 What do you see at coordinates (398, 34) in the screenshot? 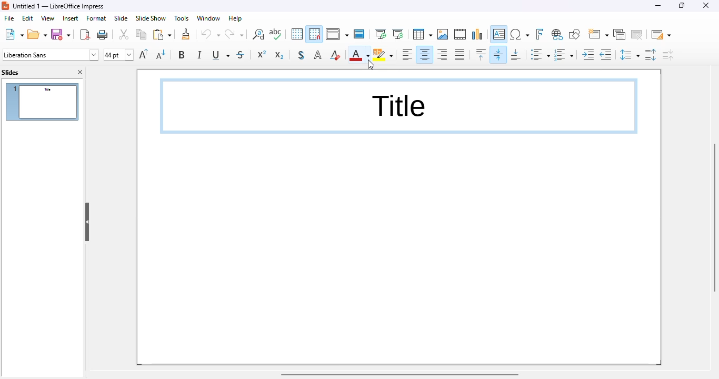
I see `start from current slide` at bounding box center [398, 34].